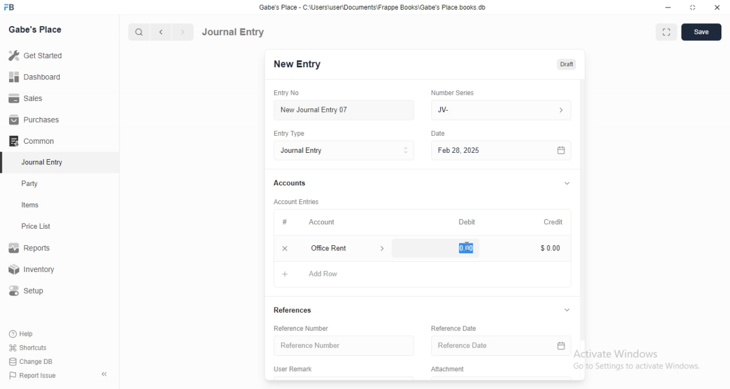 This screenshot has height=389, width=730. Describe the element at coordinates (502, 151) in the screenshot. I see `Feb 28, 2025` at that location.